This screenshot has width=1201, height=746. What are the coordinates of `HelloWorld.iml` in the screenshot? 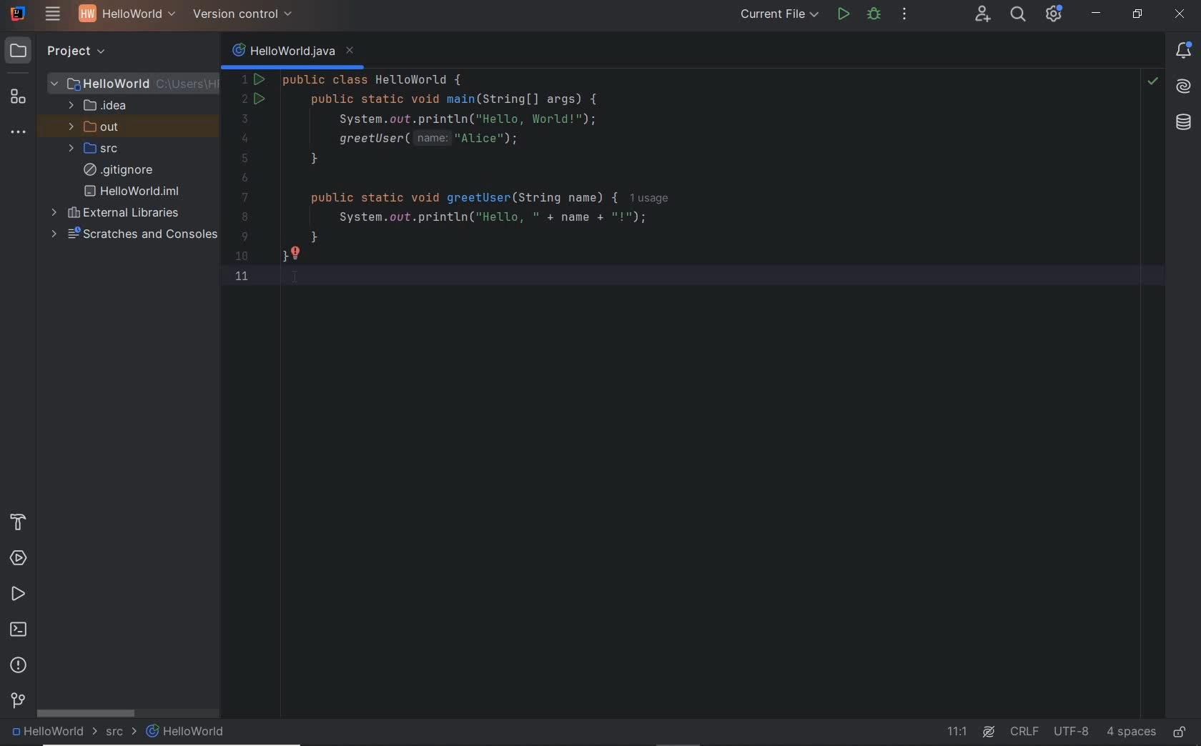 It's located at (133, 191).